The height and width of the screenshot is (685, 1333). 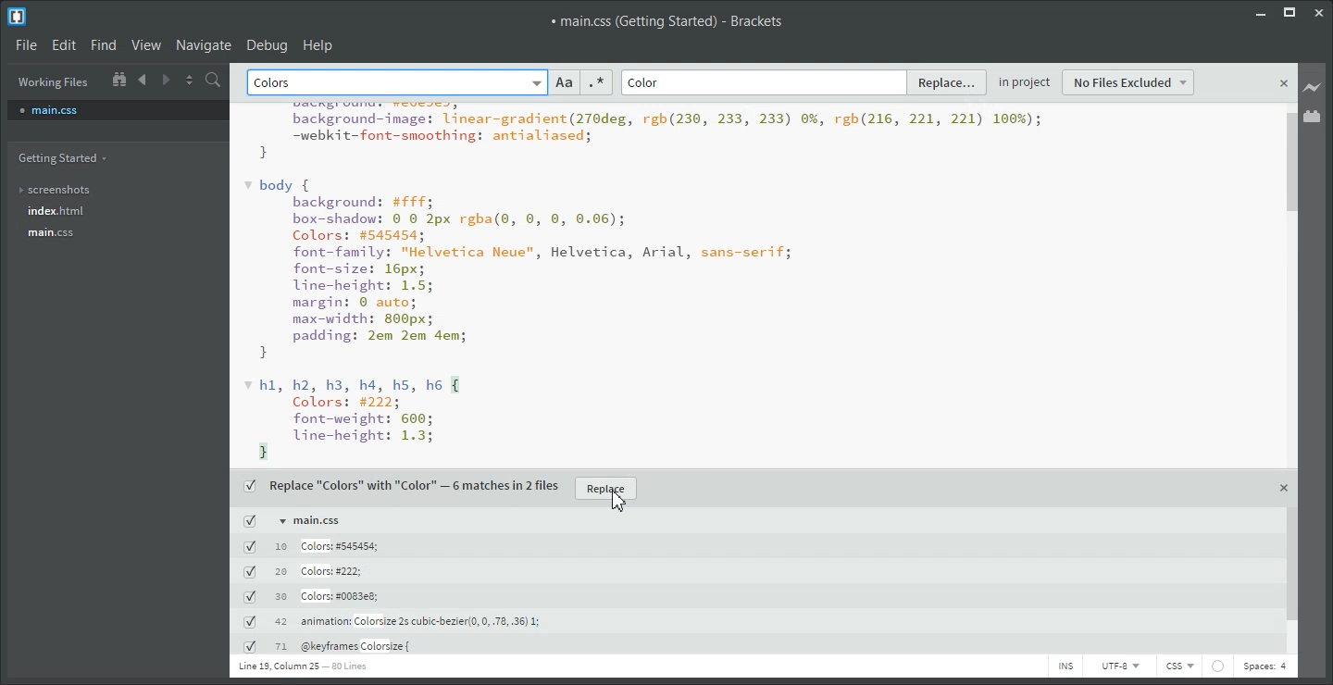 I want to click on CSS, so click(x=1179, y=666).